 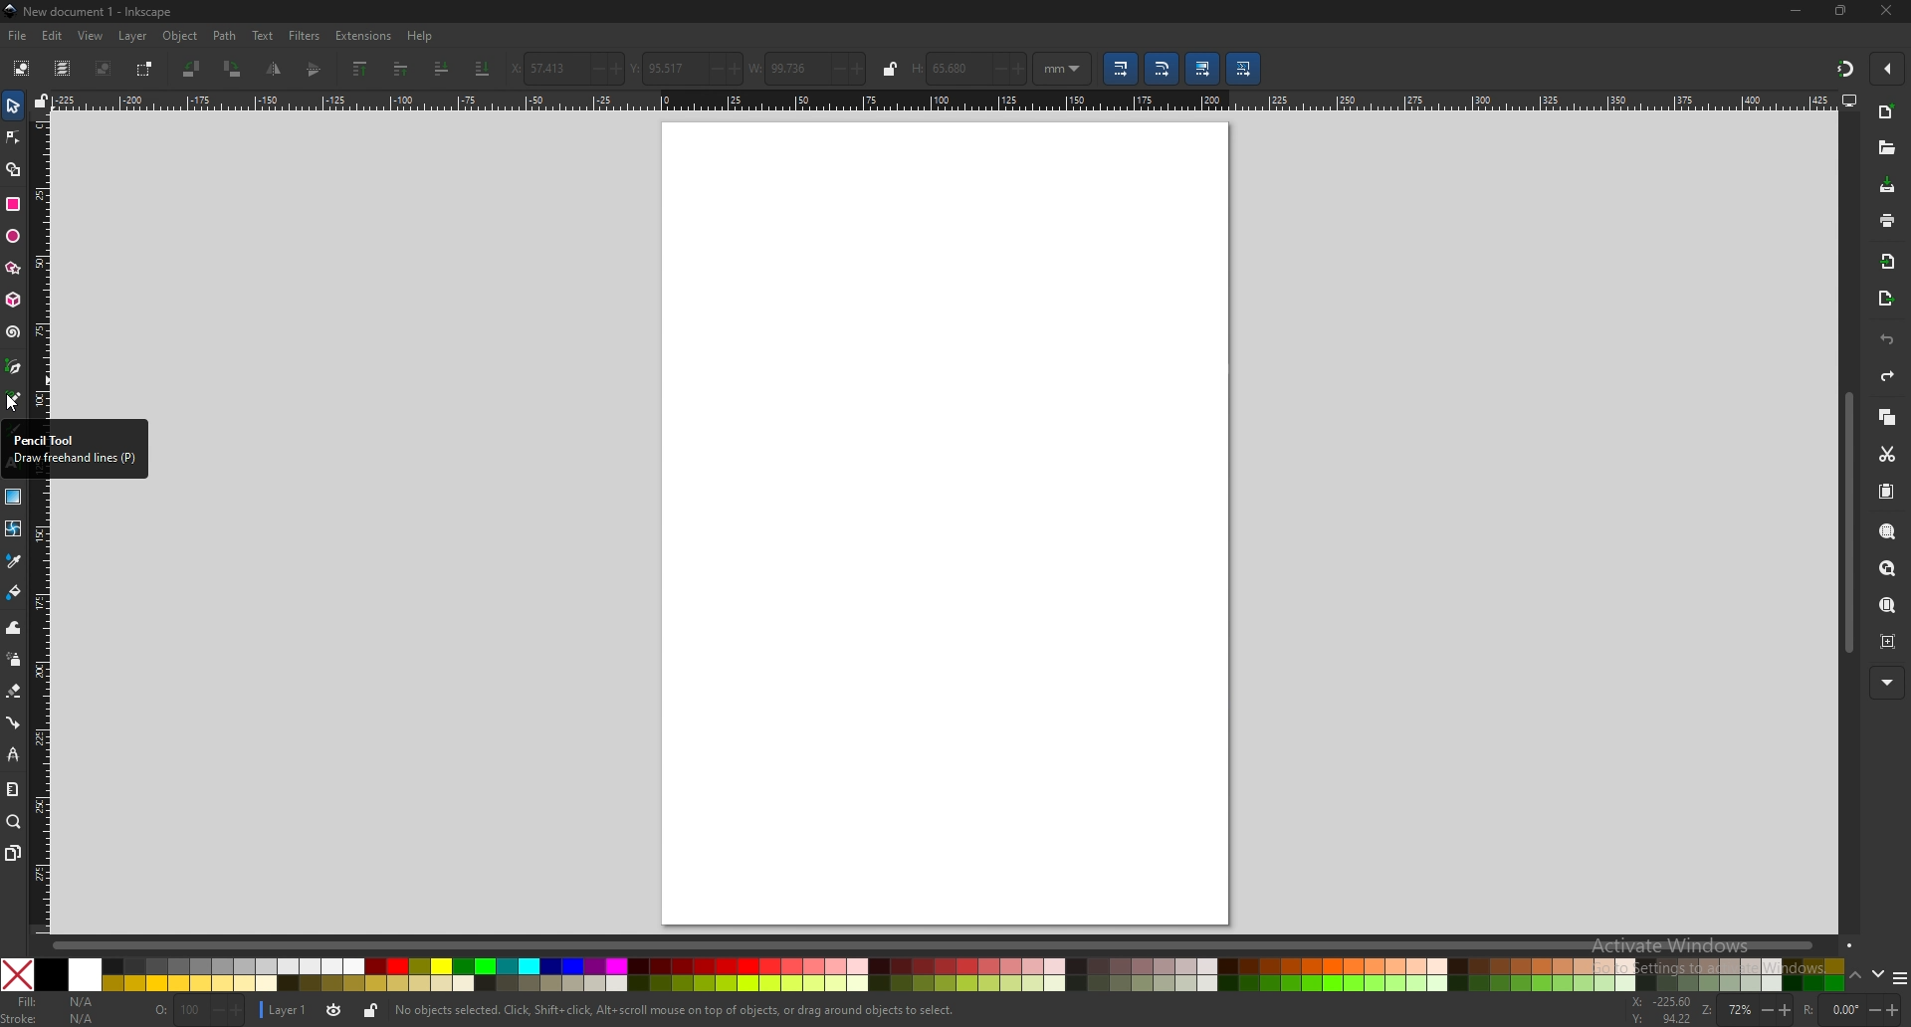 What do you see at coordinates (676, 1010) in the screenshot?
I see `info` at bounding box center [676, 1010].